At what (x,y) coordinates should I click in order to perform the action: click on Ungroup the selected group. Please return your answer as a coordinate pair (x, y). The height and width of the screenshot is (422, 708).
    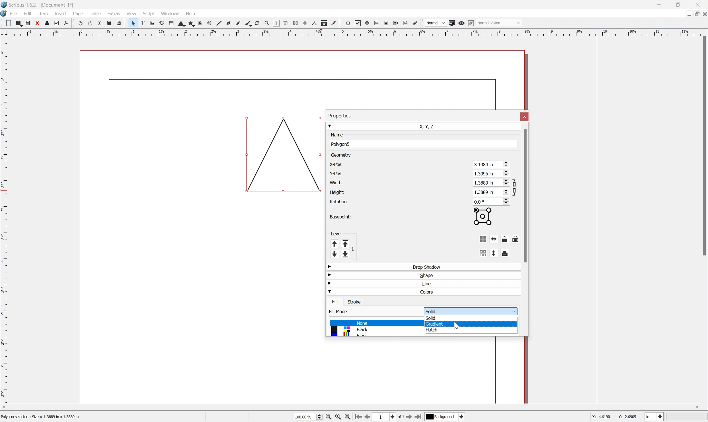
    Looking at the image, I should click on (489, 252).